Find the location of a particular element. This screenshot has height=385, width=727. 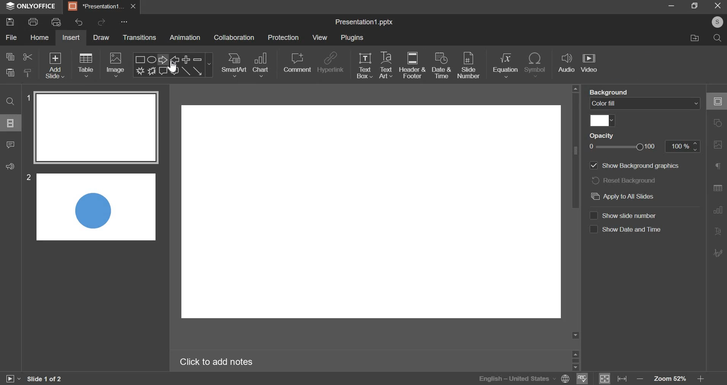

find is located at coordinates (10, 101).